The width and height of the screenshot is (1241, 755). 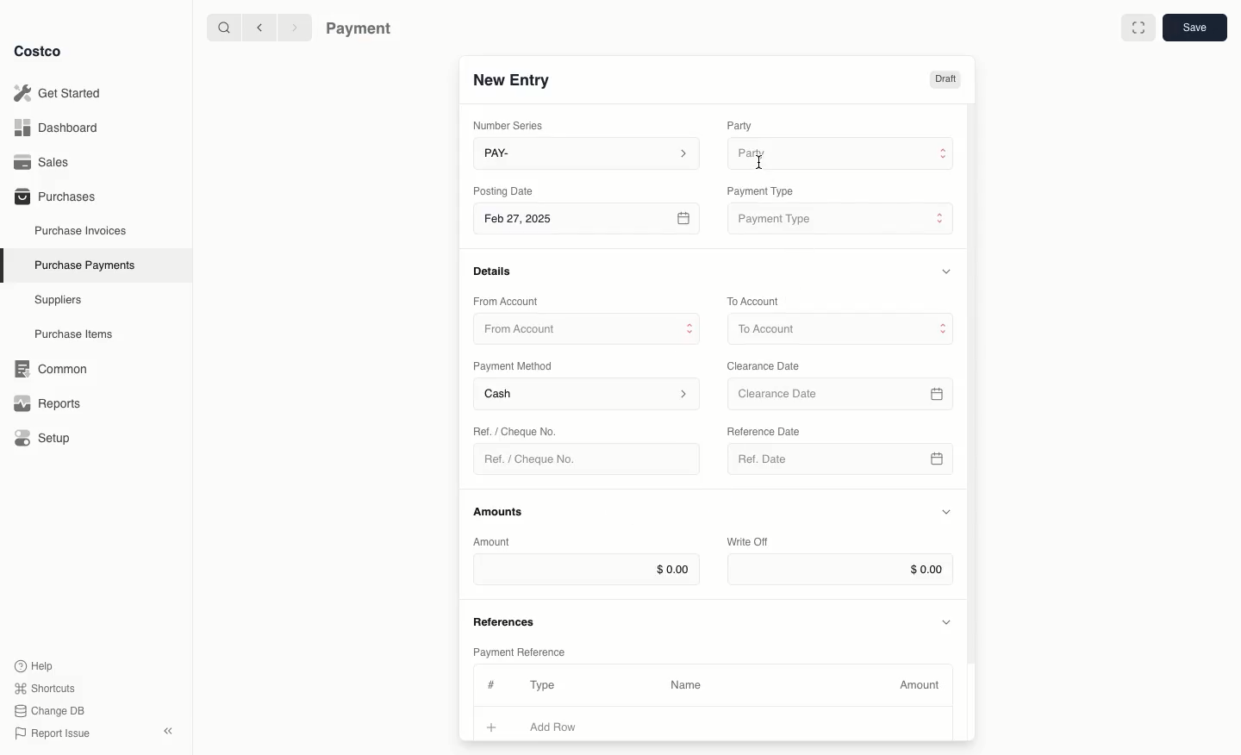 What do you see at coordinates (489, 683) in the screenshot?
I see `#` at bounding box center [489, 683].